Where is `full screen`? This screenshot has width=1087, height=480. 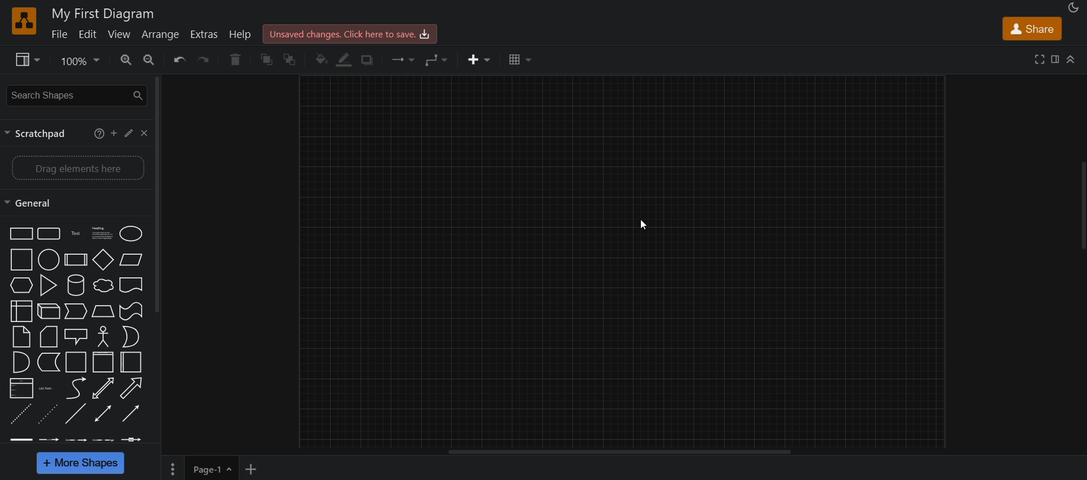 full screen is located at coordinates (1041, 59).